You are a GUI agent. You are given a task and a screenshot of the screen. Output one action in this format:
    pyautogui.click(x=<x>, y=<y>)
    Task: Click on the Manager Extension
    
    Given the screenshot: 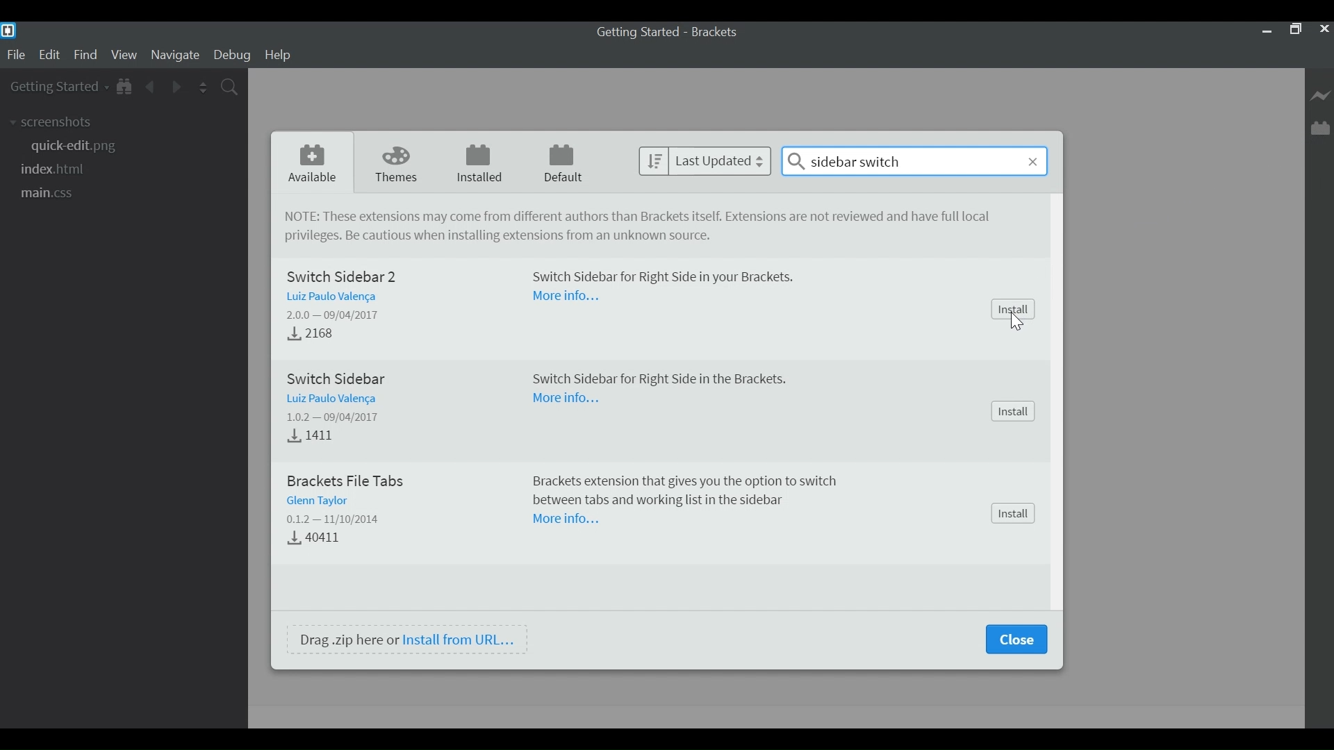 What is the action you would take?
    pyautogui.click(x=1319, y=128)
    